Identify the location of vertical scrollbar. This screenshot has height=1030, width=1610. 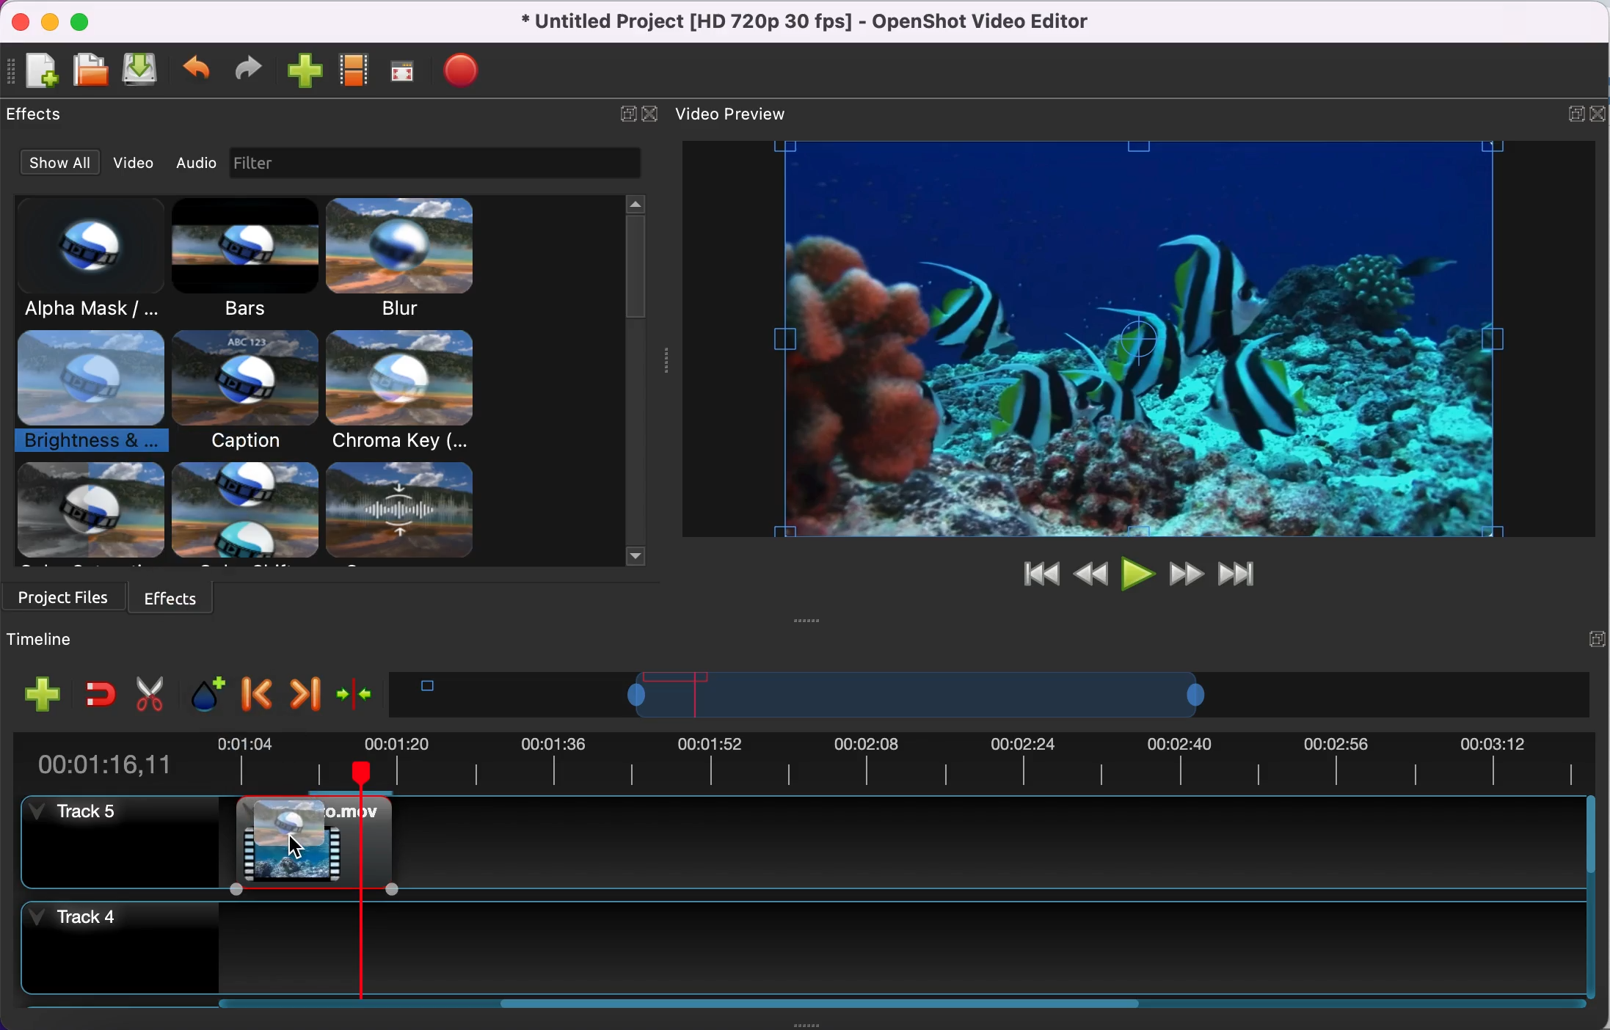
(635, 267).